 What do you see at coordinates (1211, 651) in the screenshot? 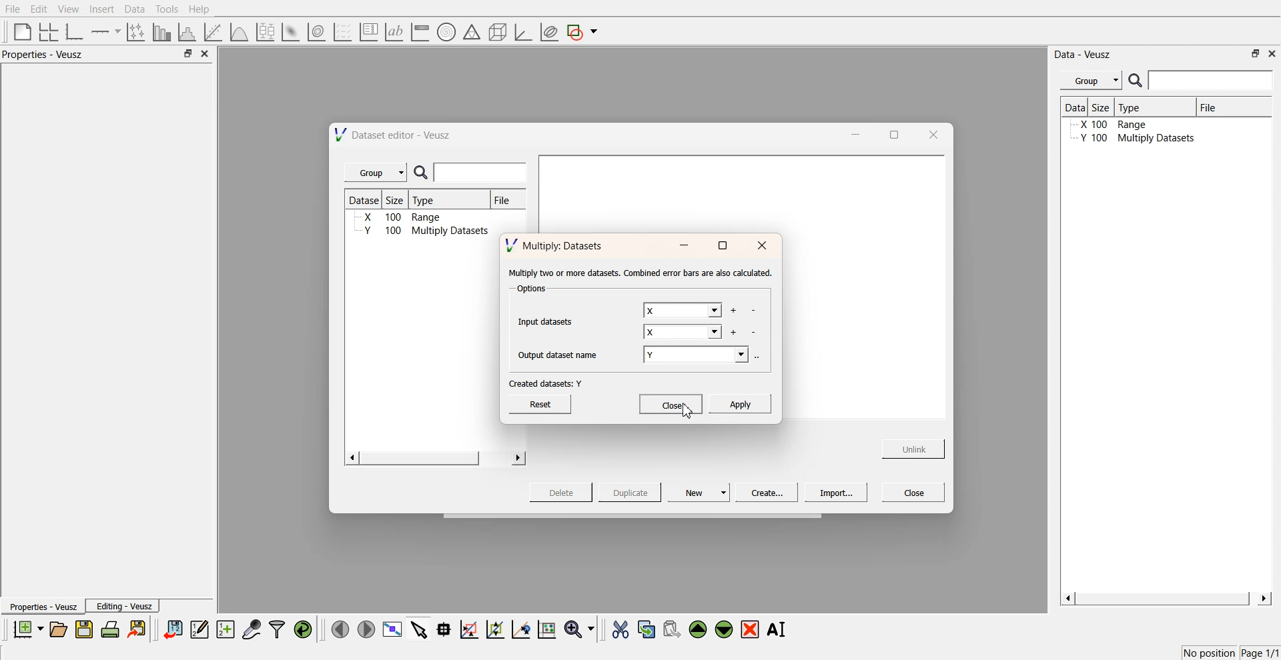
I see `No position` at bounding box center [1211, 651].